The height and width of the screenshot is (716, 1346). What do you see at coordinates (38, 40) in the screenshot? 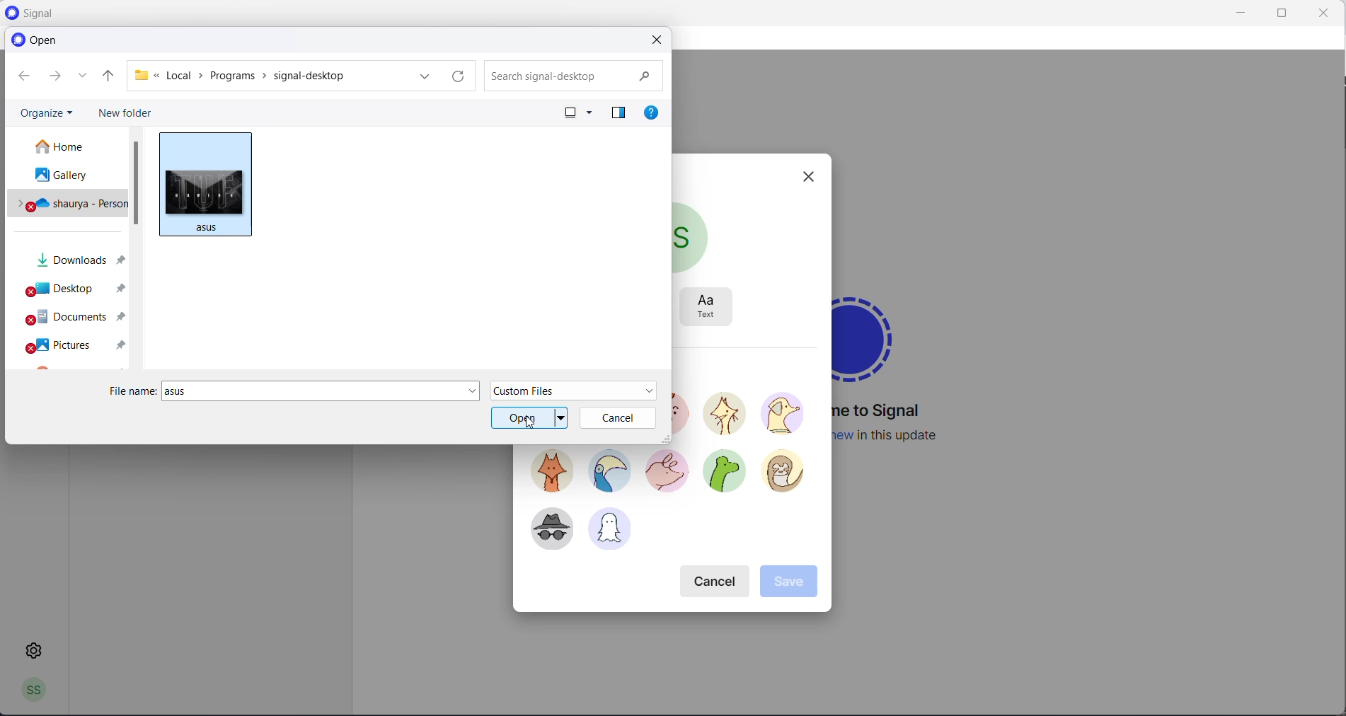
I see `open heading` at bounding box center [38, 40].